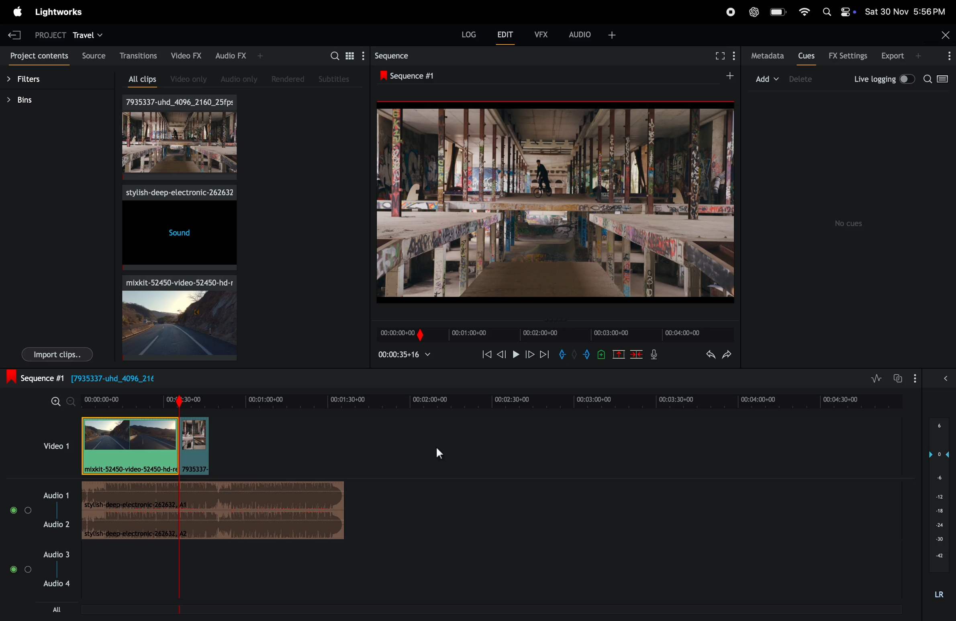 The image size is (956, 621). Describe the element at coordinates (89, 34) in the screenshot. I see `travel` at that location.